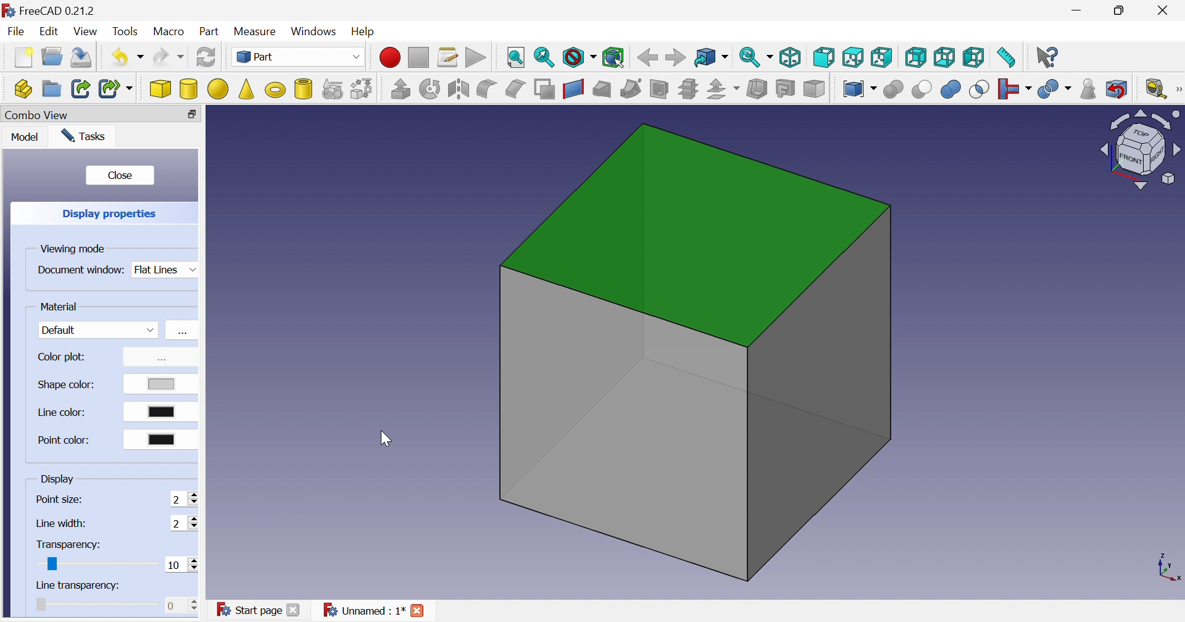  What do you see at coordinates (431, 88) in the screenshot?
I see `Revolve` at bounding box center [431, 88].